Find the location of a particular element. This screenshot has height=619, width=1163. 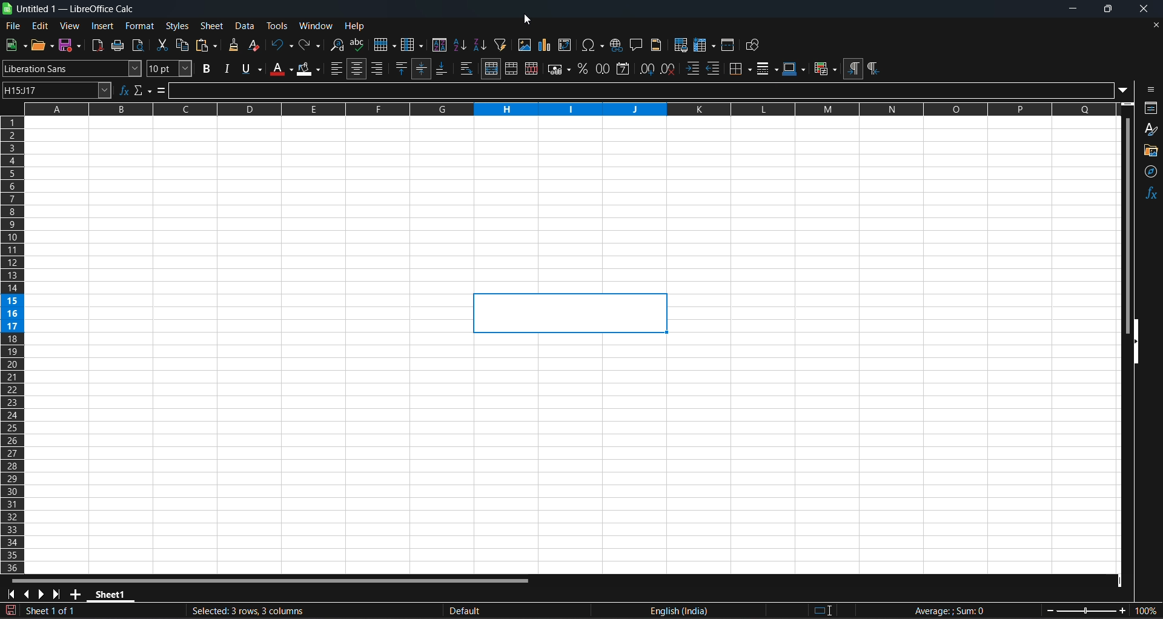

print is located at coordinates (119, 45).